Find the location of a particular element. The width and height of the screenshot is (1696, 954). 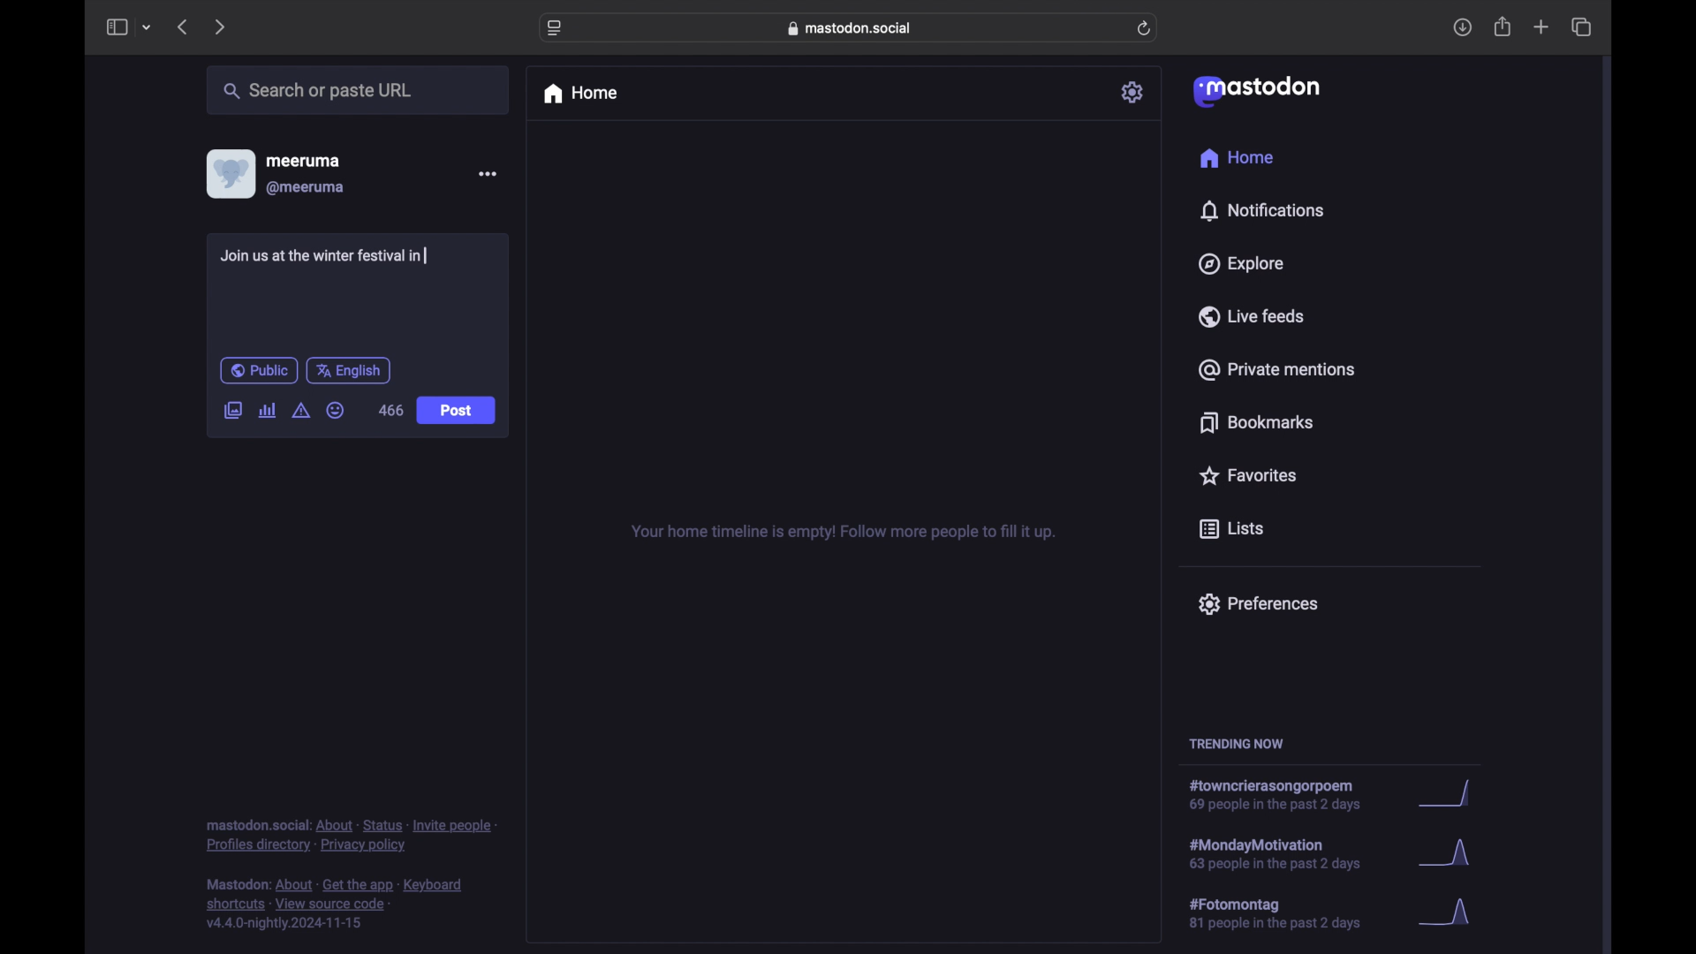

web address is located at coordinates (853, 27).